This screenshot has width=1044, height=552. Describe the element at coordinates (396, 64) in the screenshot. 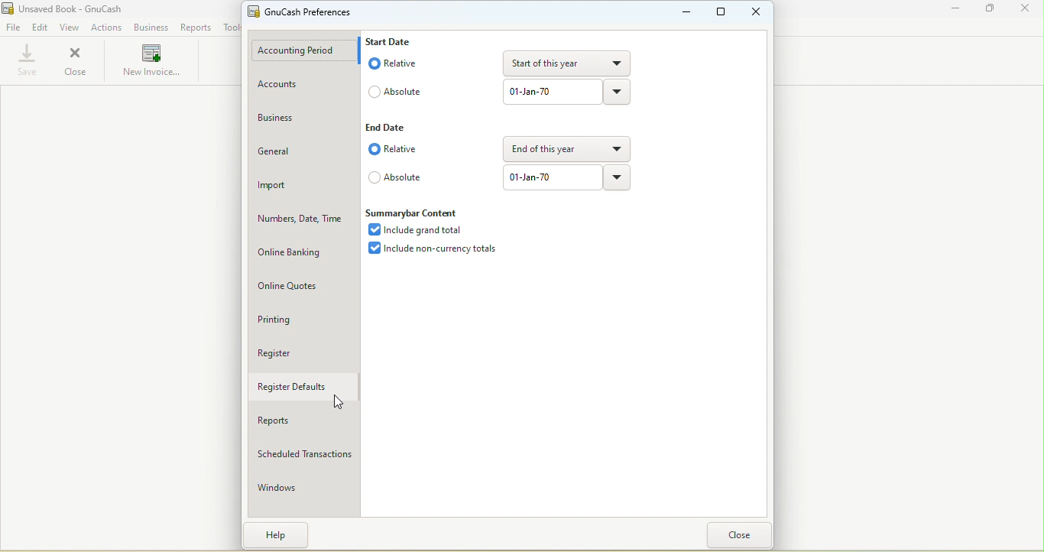

I see `Relative ` at that location.